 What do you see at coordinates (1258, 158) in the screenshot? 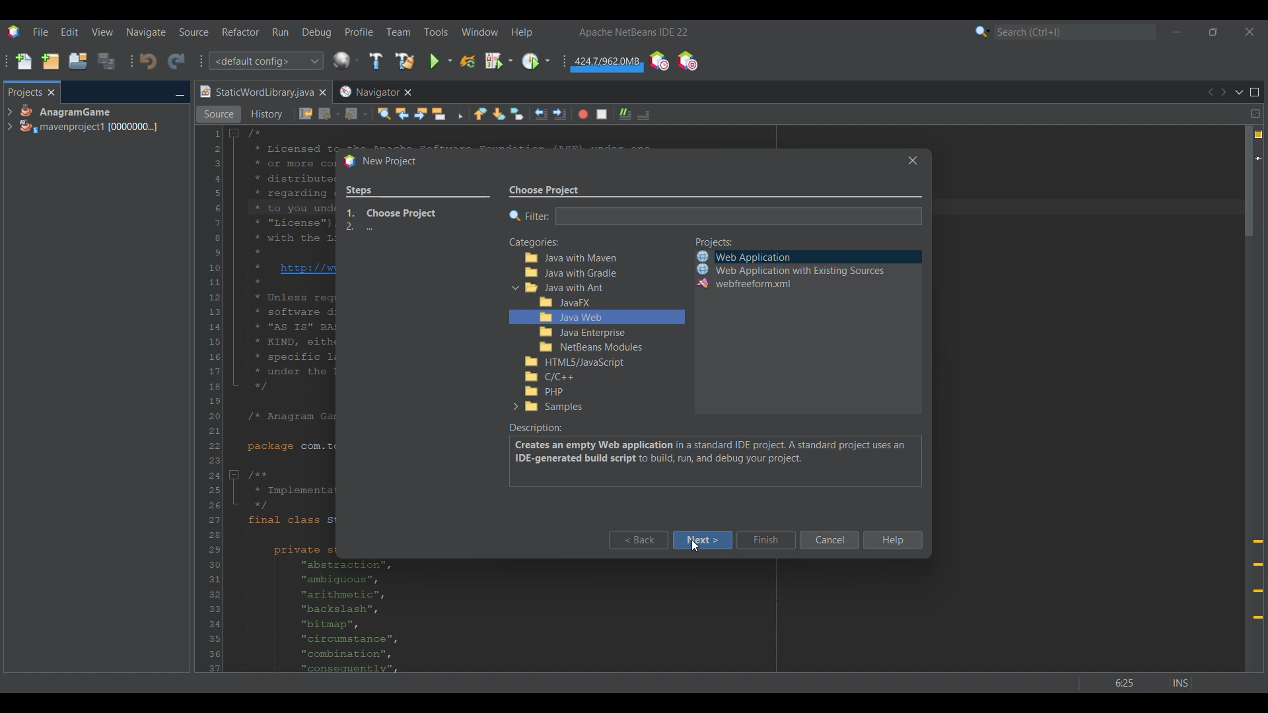
I see `Current line` at bounding box center [1258, 158].